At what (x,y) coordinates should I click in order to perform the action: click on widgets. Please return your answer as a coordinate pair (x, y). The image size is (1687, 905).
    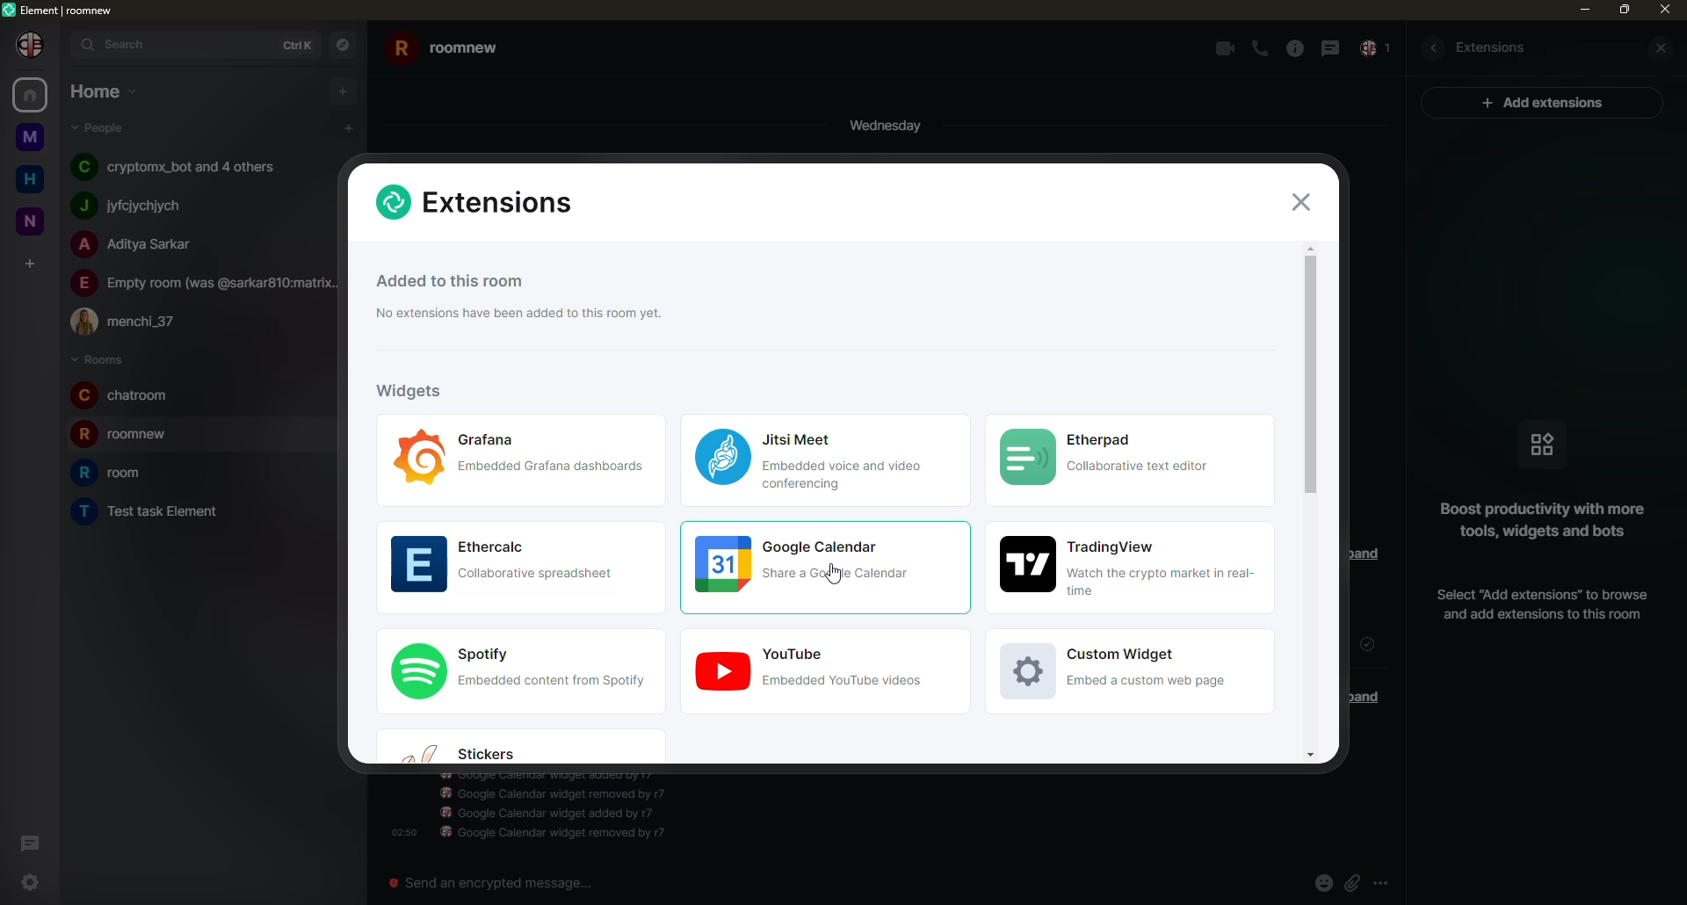
    Looking at the image, I should click on (415, 392).